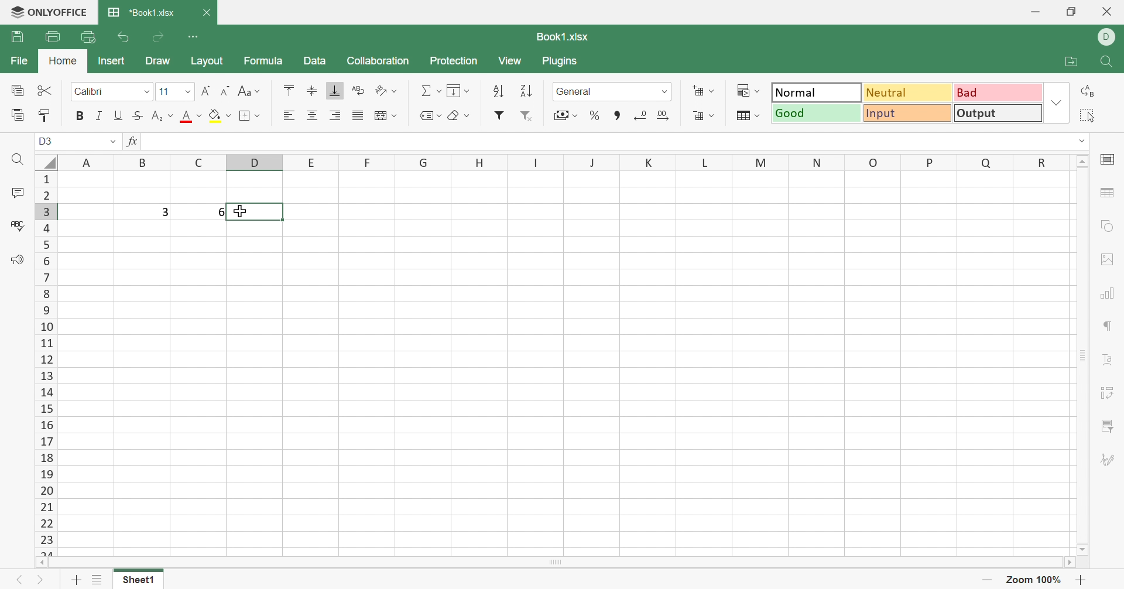 This screenshot has width=1124, height=589. Describe the element at coordinates (642, 115) in the screenshot. I see `Decrease decimal` at that location.